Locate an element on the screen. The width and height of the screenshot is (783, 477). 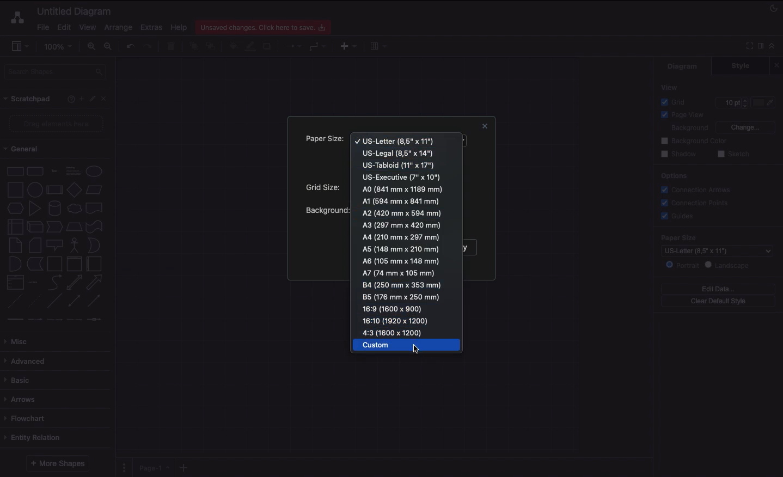
Close is located at coordinates (778, 65).